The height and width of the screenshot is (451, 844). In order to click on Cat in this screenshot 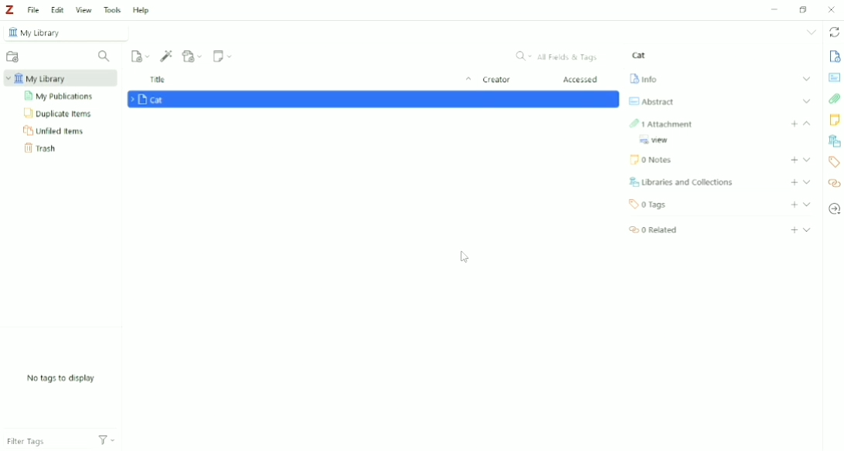, I will do `click(639, 55)`.